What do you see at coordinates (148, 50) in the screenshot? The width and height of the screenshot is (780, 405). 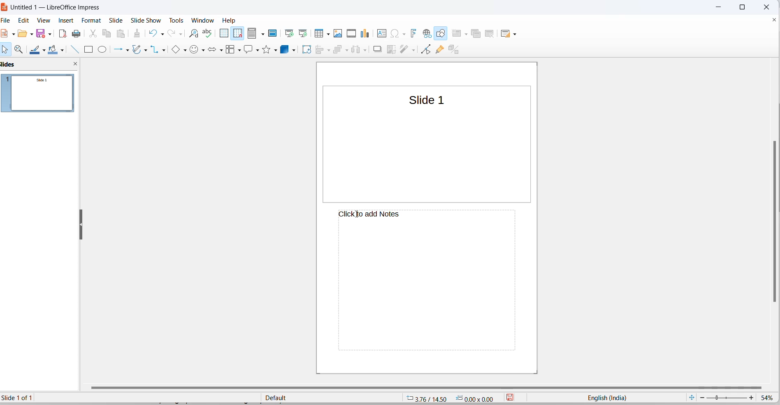 I see `curves and polygons options` at bounding box center [148, 50].